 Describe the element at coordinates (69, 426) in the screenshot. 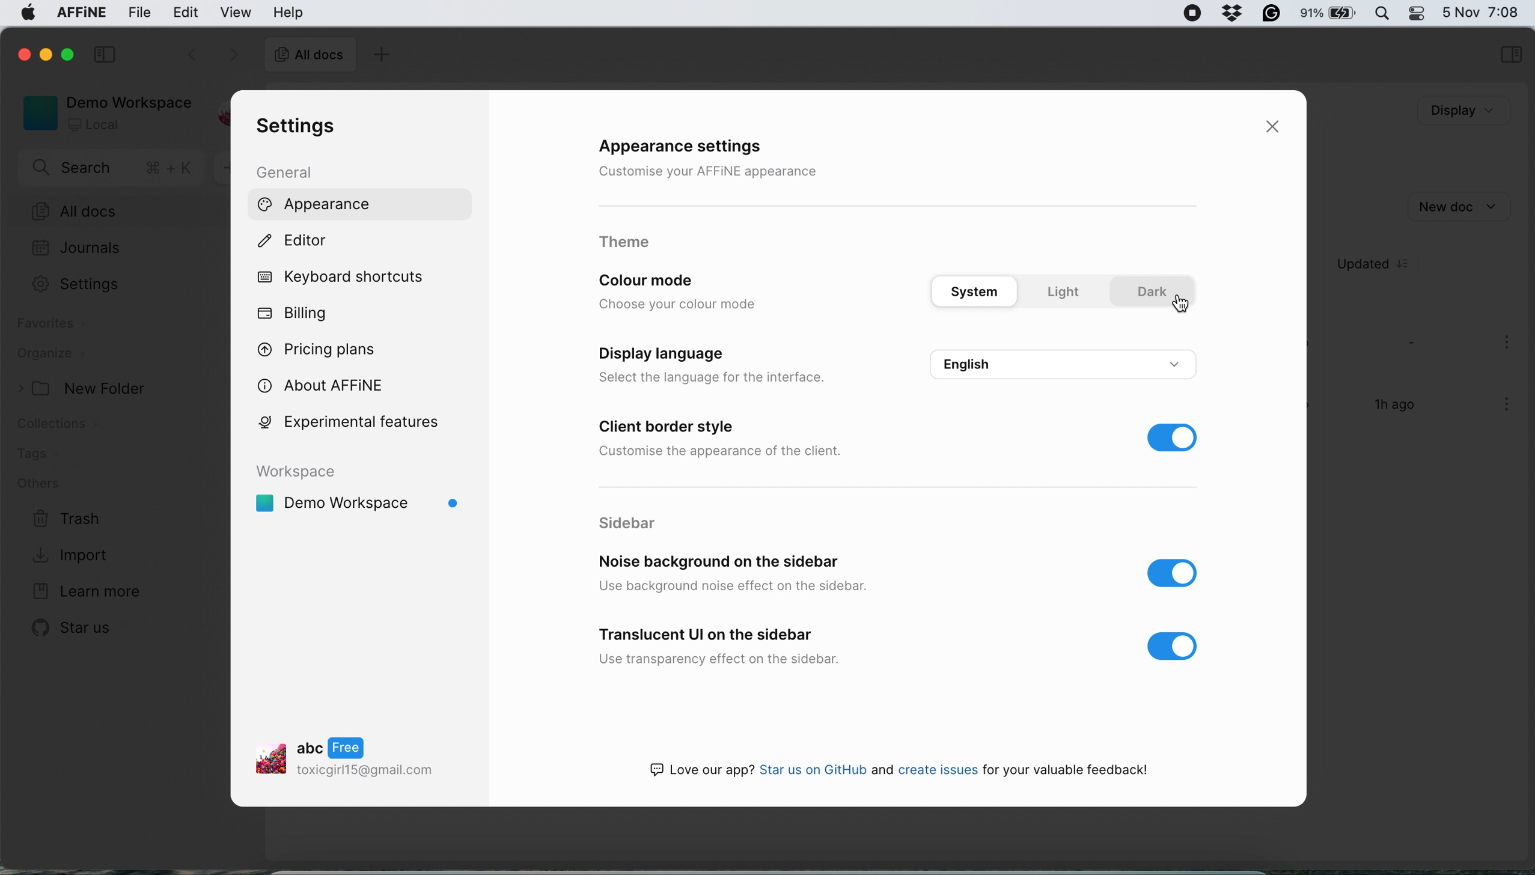

I see `collections` at that location.